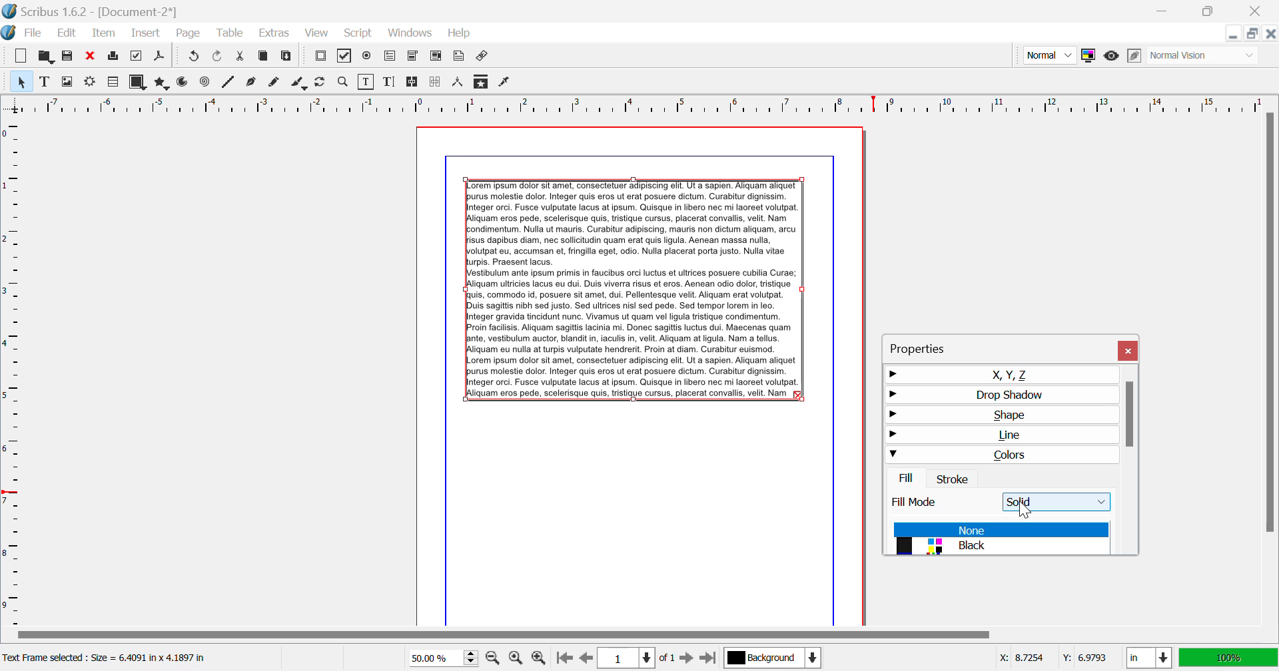  What do you see at coordinates (410, 33) in the screenshot?
I see `Windows` at bounding box center [410, 33].